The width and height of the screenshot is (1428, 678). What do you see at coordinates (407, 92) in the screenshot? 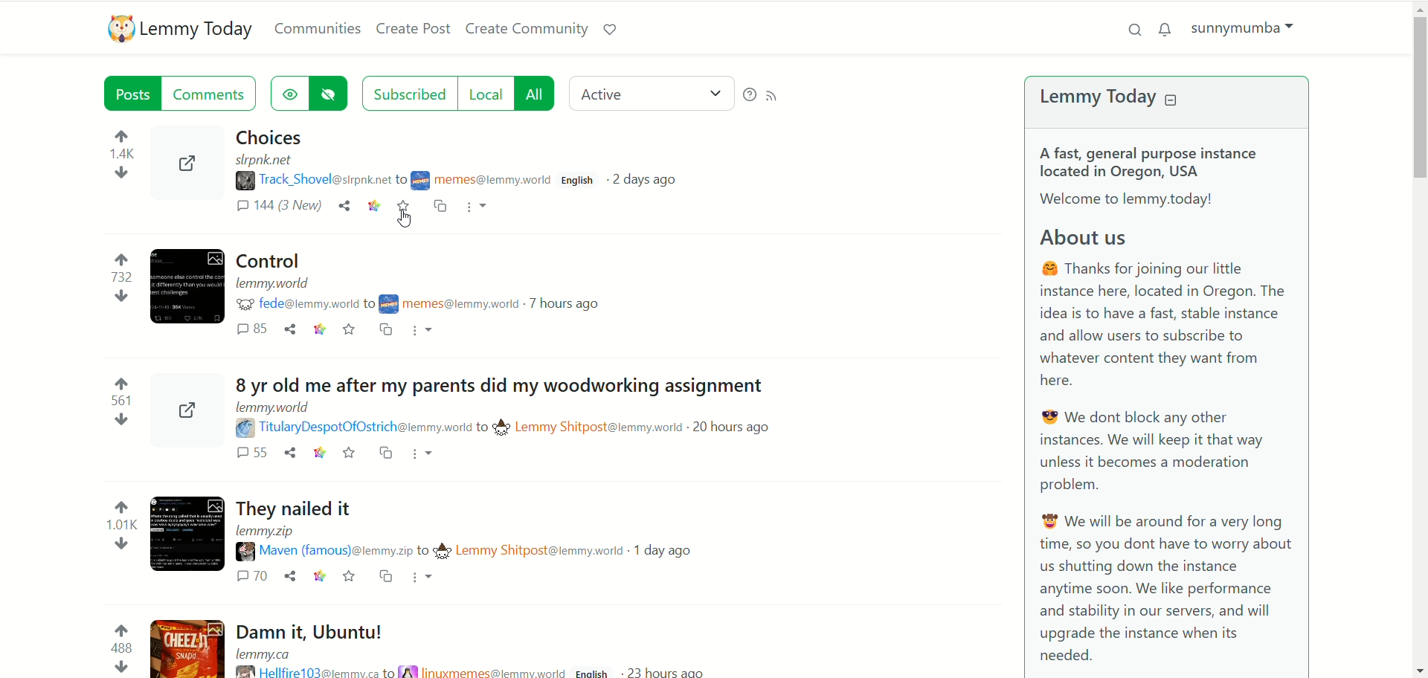
I see `subscribed` at bounding box center [407, 92].